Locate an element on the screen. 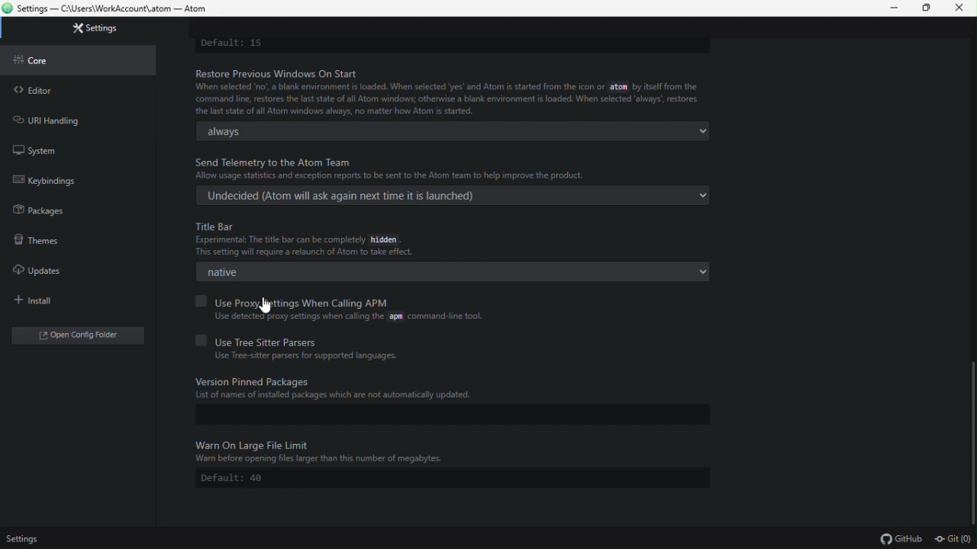  Themes is located at coordinates (73, 239).